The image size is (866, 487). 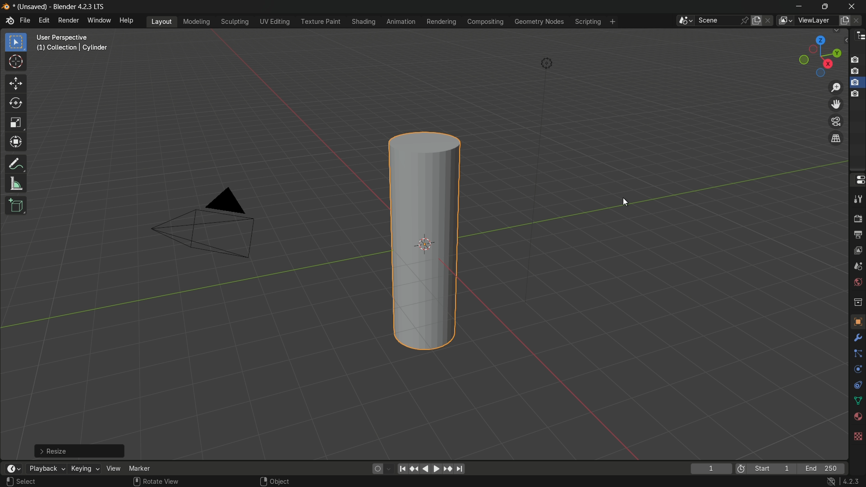 I want to click on collections, so click(x=857, y=302).